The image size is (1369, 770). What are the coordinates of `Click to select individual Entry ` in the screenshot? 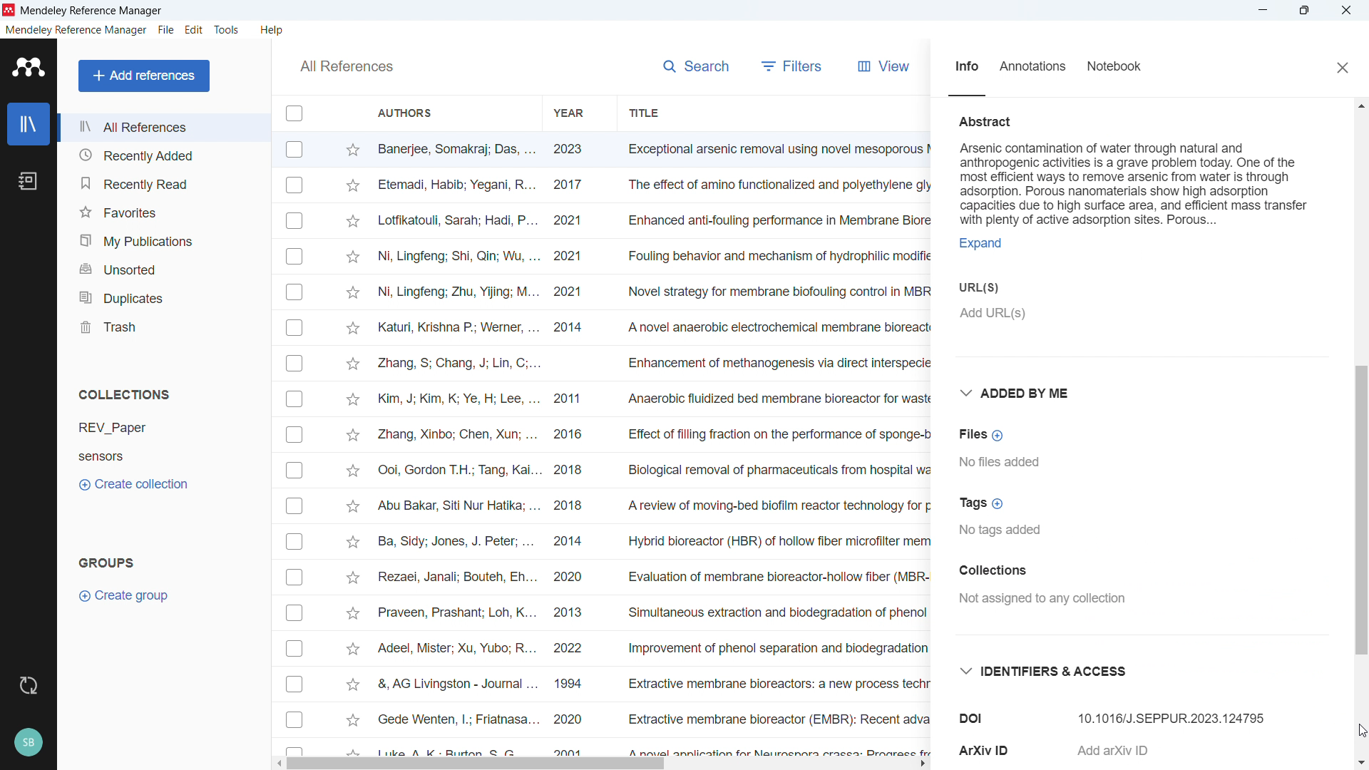 It's located at (295, 149).